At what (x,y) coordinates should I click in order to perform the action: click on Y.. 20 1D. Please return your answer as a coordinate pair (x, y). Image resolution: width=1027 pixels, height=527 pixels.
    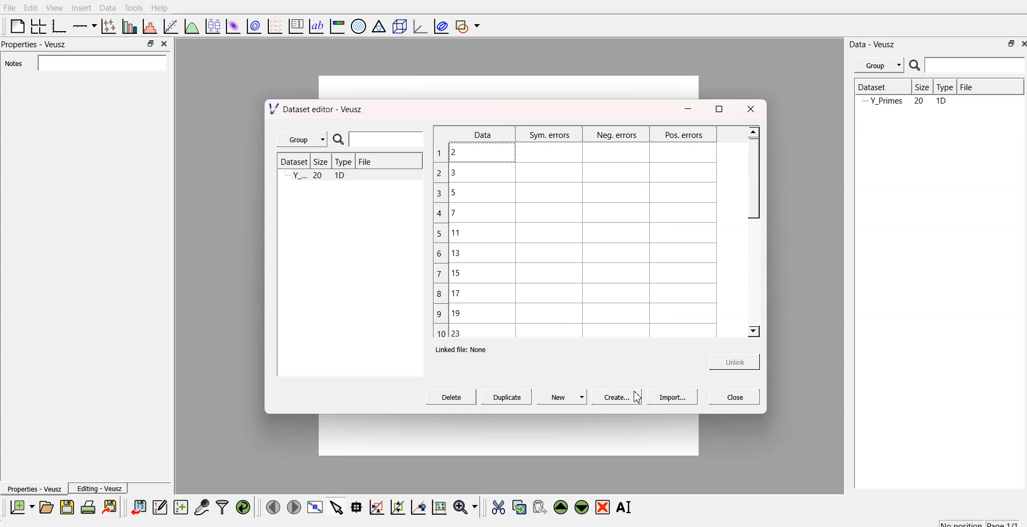
    Looking at the image, I should click on (320, 177).